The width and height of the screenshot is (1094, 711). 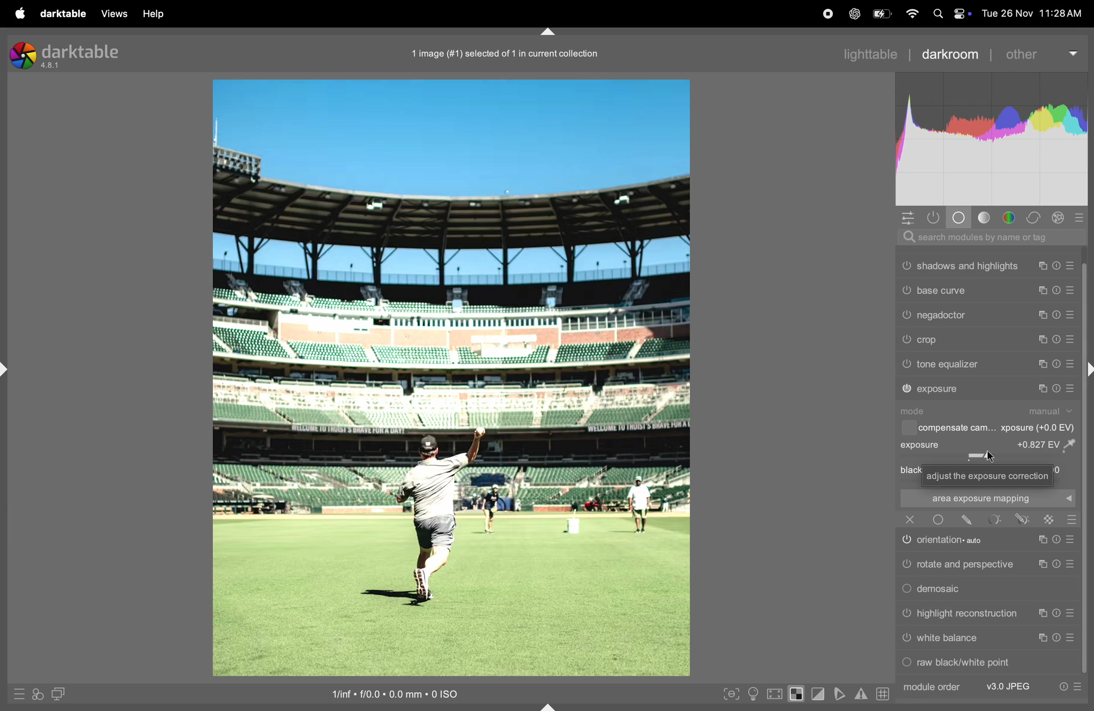 What do you see at coordinates (942, 290) in the screenshot?
I see `base curve` at bounding box center [942, 290].